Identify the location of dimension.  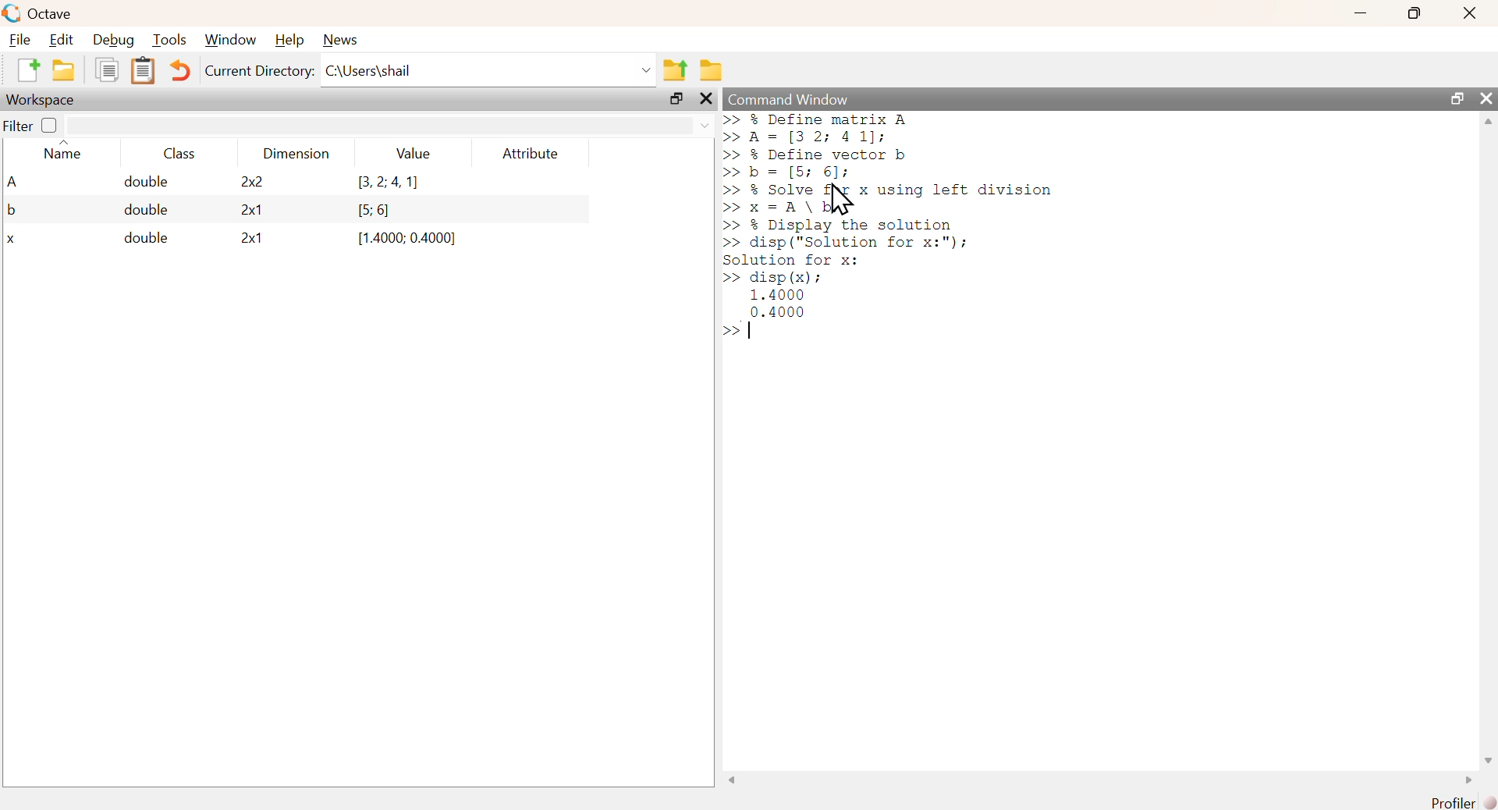
(296, 156).